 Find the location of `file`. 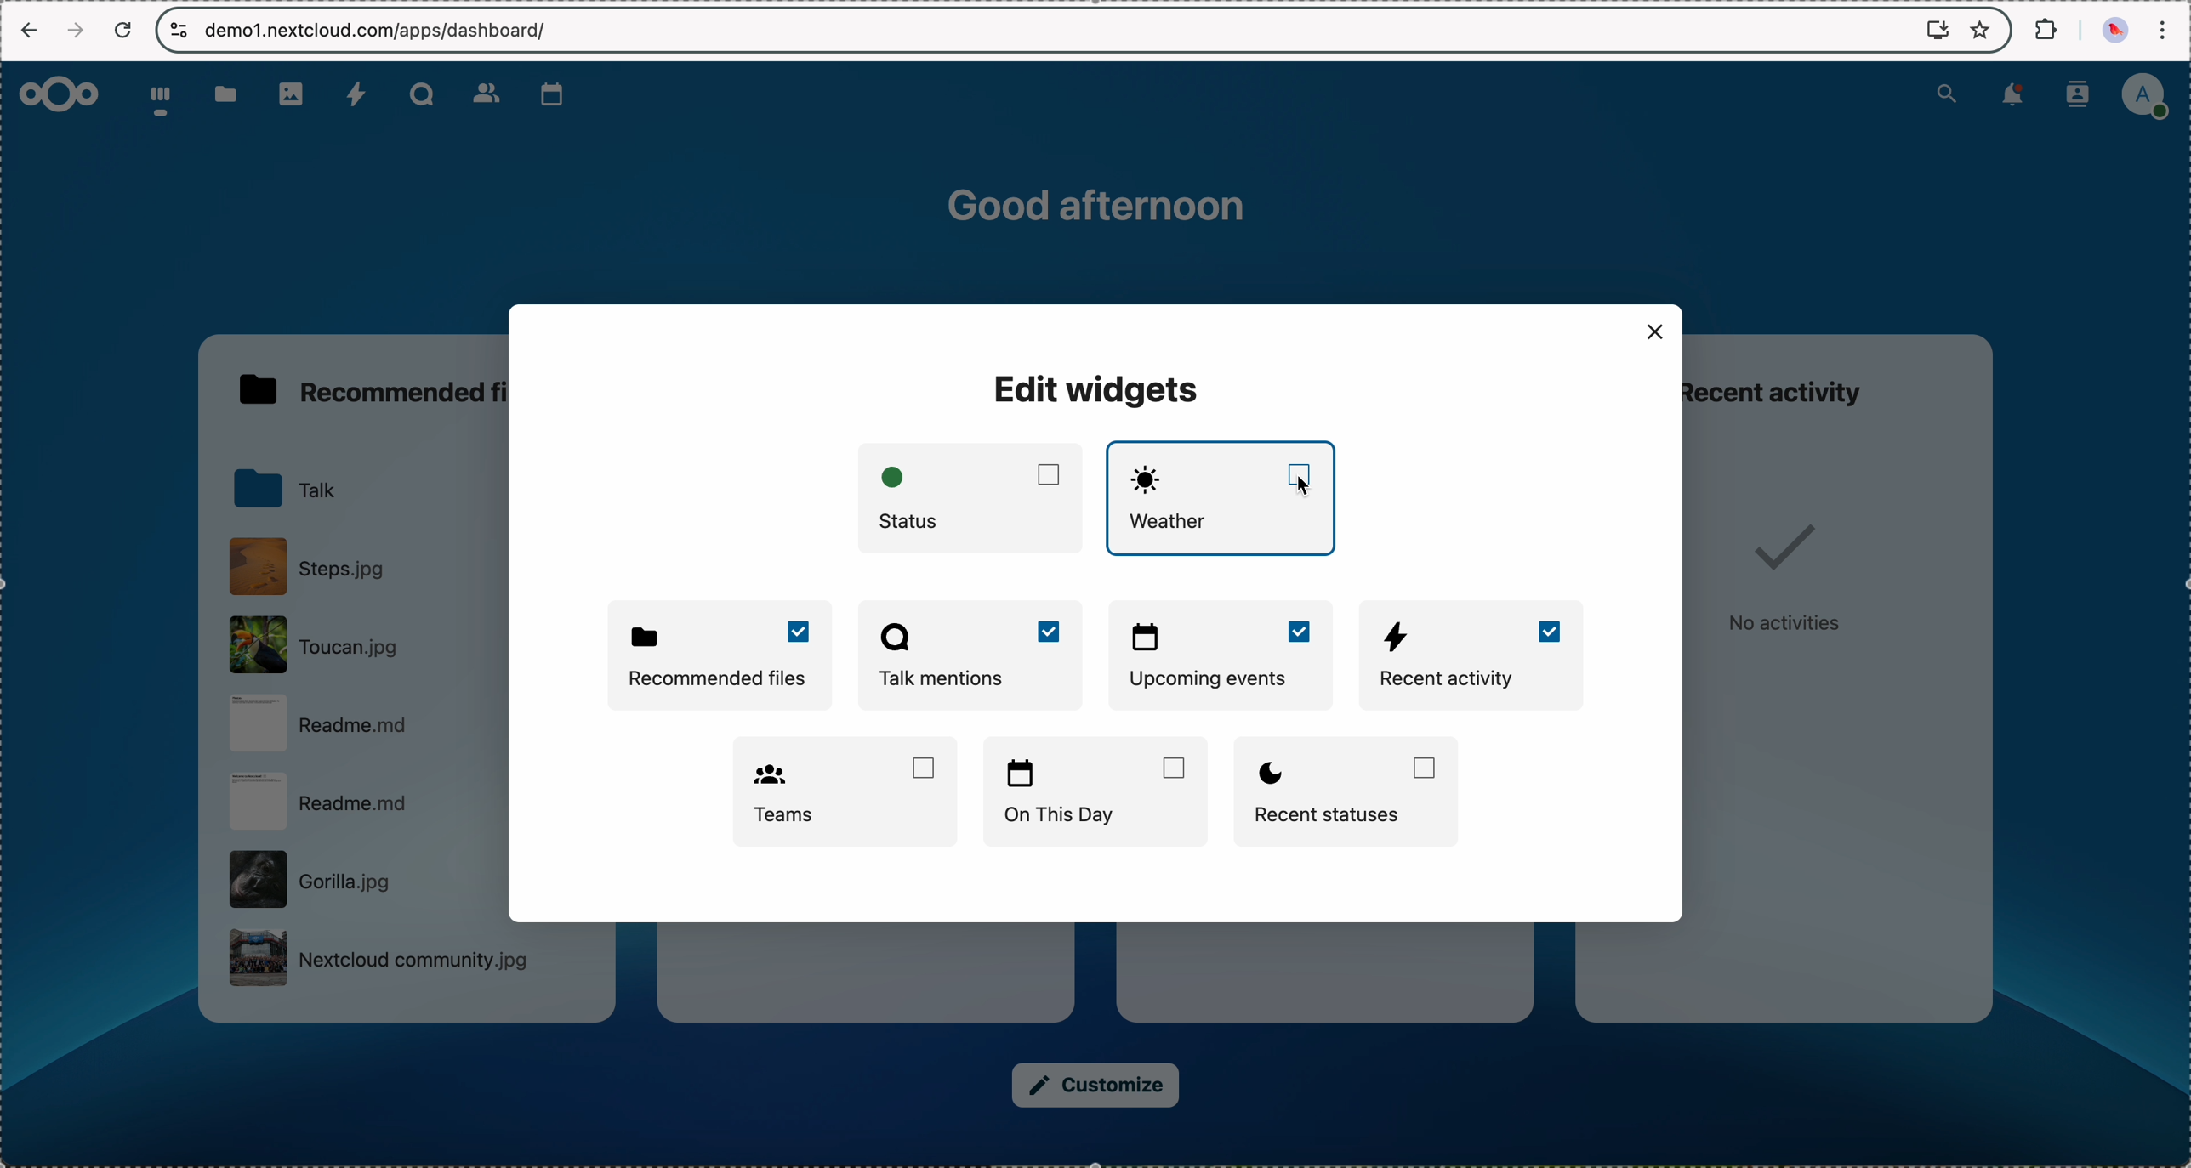

file is located at coordinates (359, 644).